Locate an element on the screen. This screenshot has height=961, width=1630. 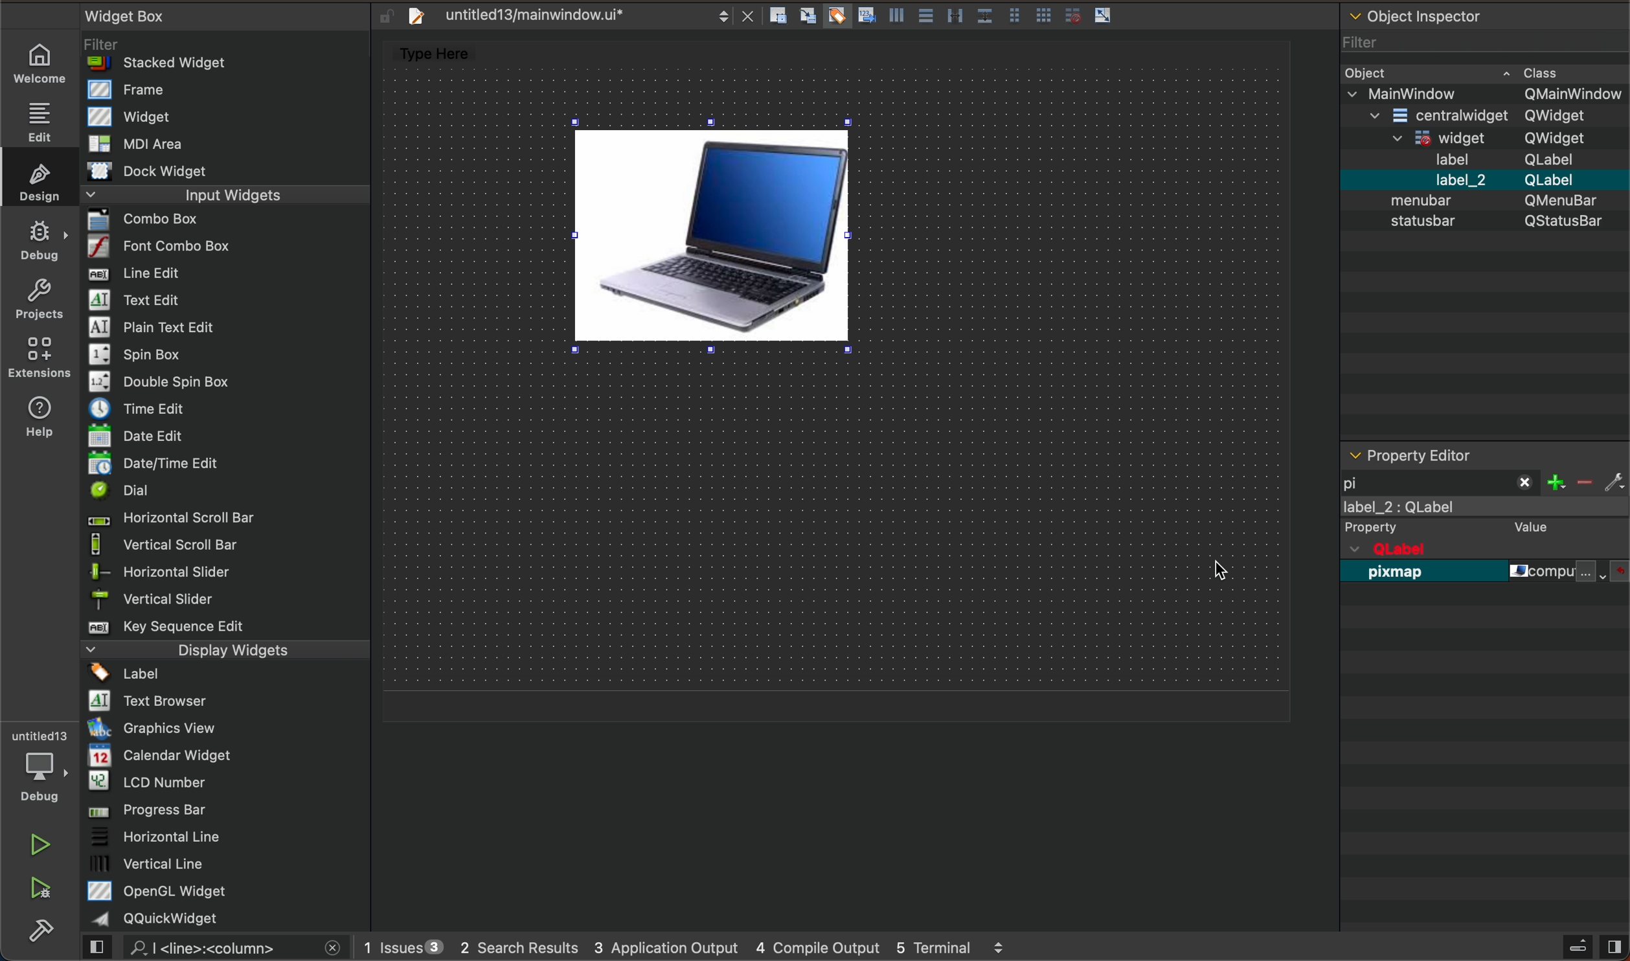
filter is located at coordinates (1589, 479).